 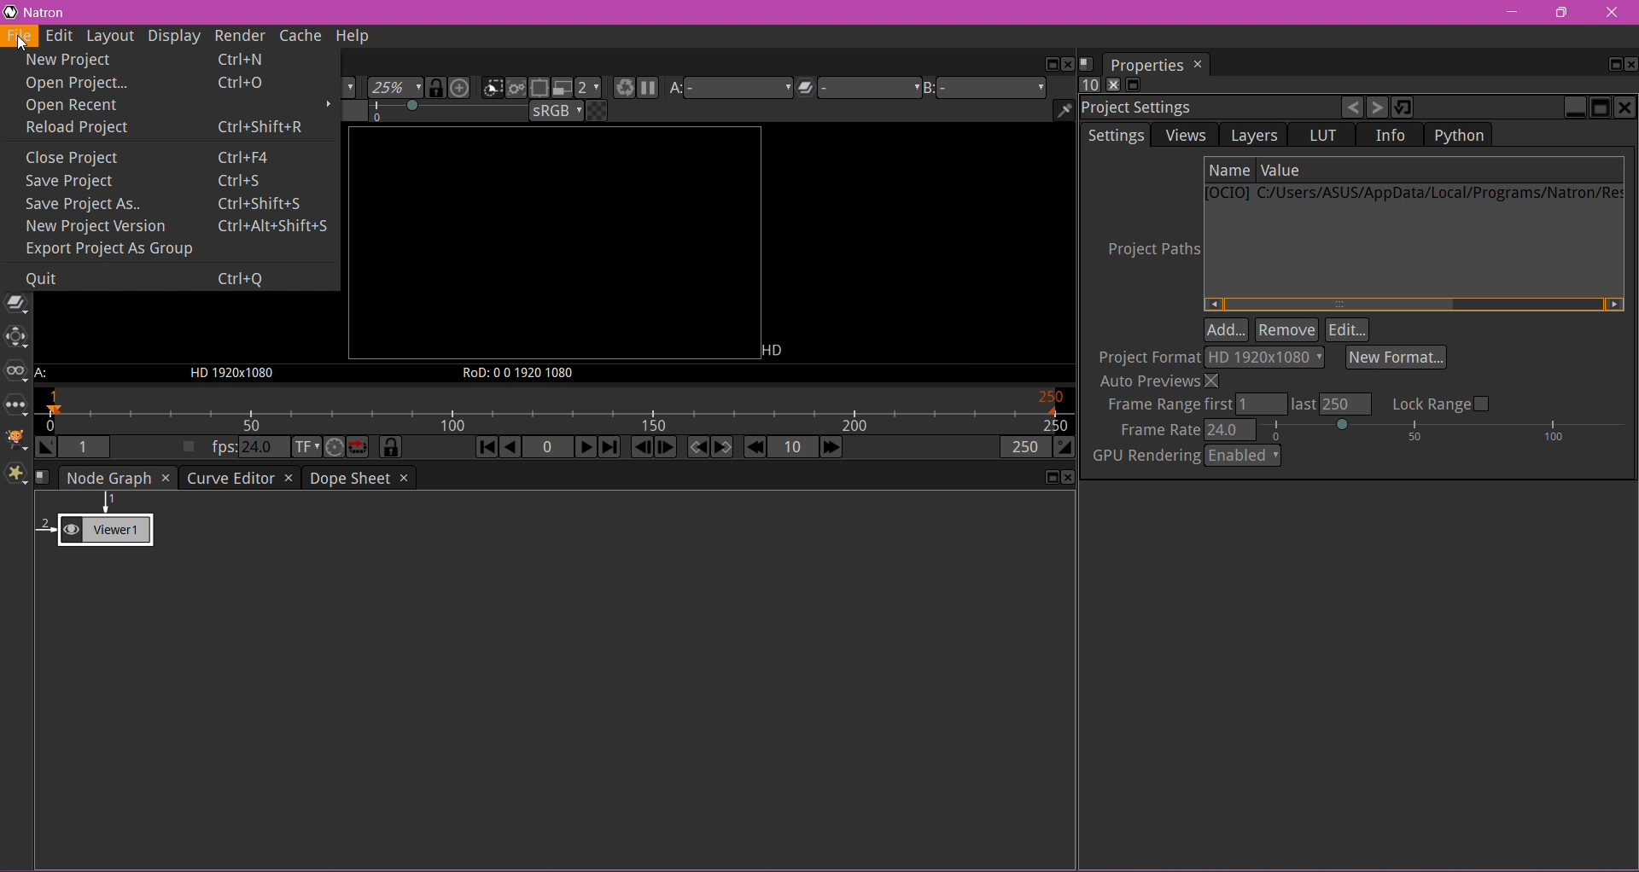 I want to click on Merge, so click(x=16, y=305).